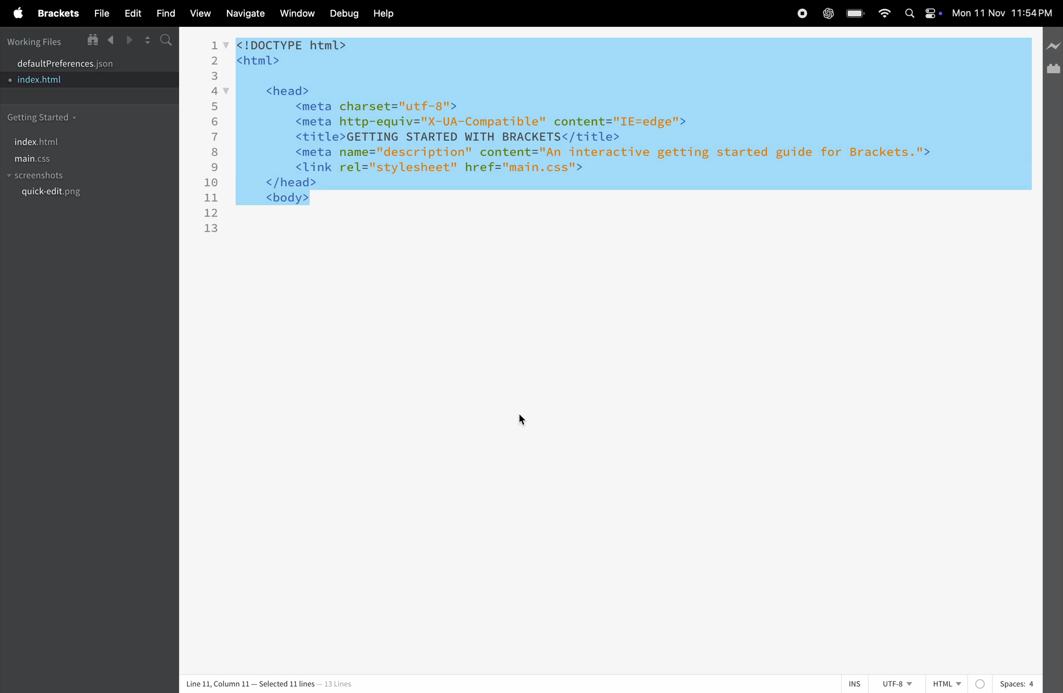  Describe the element at coordinates (211, 183) in the screenshot. I see `10` at that location.